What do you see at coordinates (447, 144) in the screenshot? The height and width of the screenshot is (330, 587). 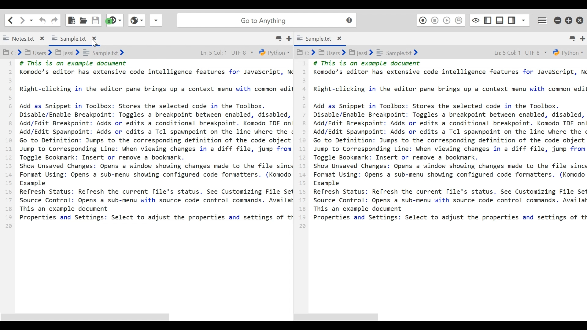 I see `# This is an example document

Komodo’s editor has extensive code intelligence features for JavaScript, \
Right-clicking in the editor pane brings up a context menu with common edi
Add as Snippet in Toolbox: Stores the selected code in the Toolbox.
Disable/Enable Breakpoint: Toggles a breakpoint between enabled, disabled,
Add/Edit Breakpoint: Adds or edits a conditional breakpoint. Komodo IDE or
Add/Edit Spawnpoint: Adds or edits a Tcl spawnpoint on the line where the
Go to Definition: Jumps to the corresponding definition of the code object
Jump to Corresponding Line: When viewing changes in a diff file, jump from
Toggle Bookmark: Insert or remove a bookmark.

Show Unsaved Changes: Opens a window showing changes made to the file sinc
Format Using: Opens a sub-menu showing configured code formatters. (Komodc
Example

Refresh Status: Refresh the current file’s status. See Customizing File Se
Source Control: Opens a sub-menu with source code control commands. Availa
This an example document

Properties and Settings: Select to adjust the properties and settings of t` at bounding box center [447, 144].